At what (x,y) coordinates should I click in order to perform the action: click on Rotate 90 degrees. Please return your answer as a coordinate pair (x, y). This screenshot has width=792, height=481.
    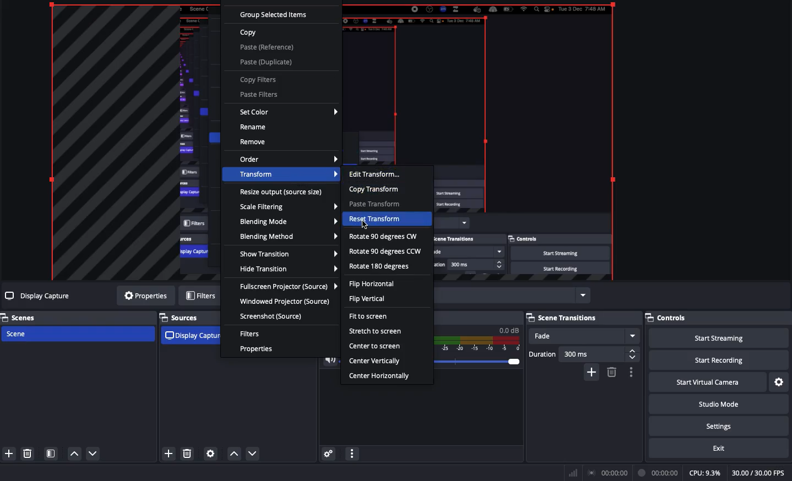
    Looking at the image, I should click on (386, 253).